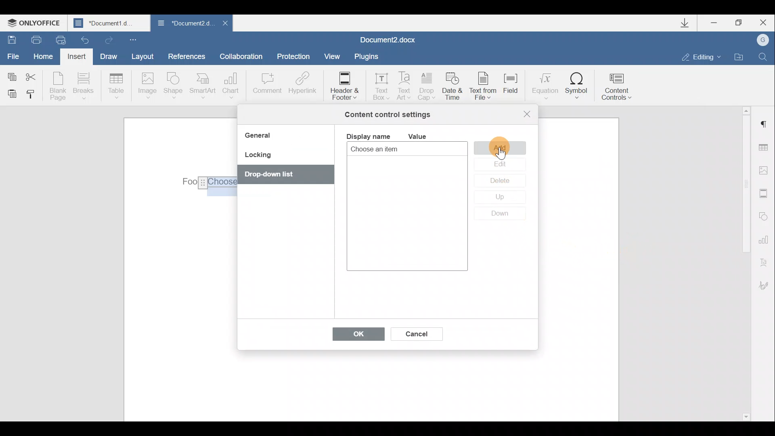 This screenshot has height=436, width=775. Describe the element at coordinates (499, 165) in the screenshot. I see `Edit` at that location.